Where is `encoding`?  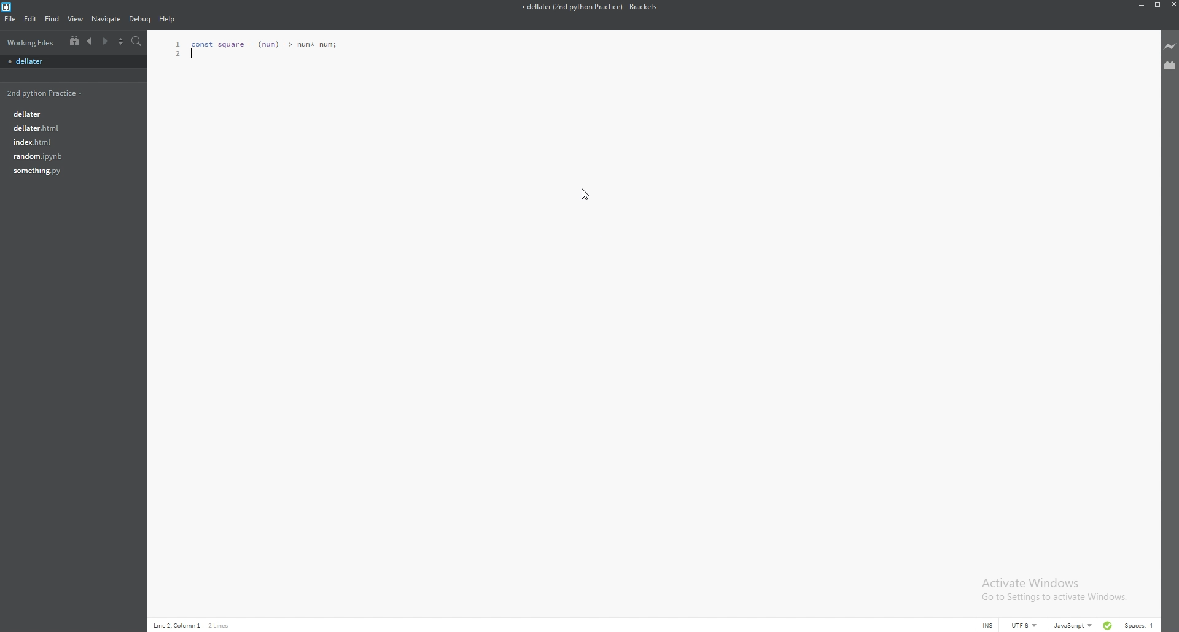 encoding is located at coordinates (1024, 626).